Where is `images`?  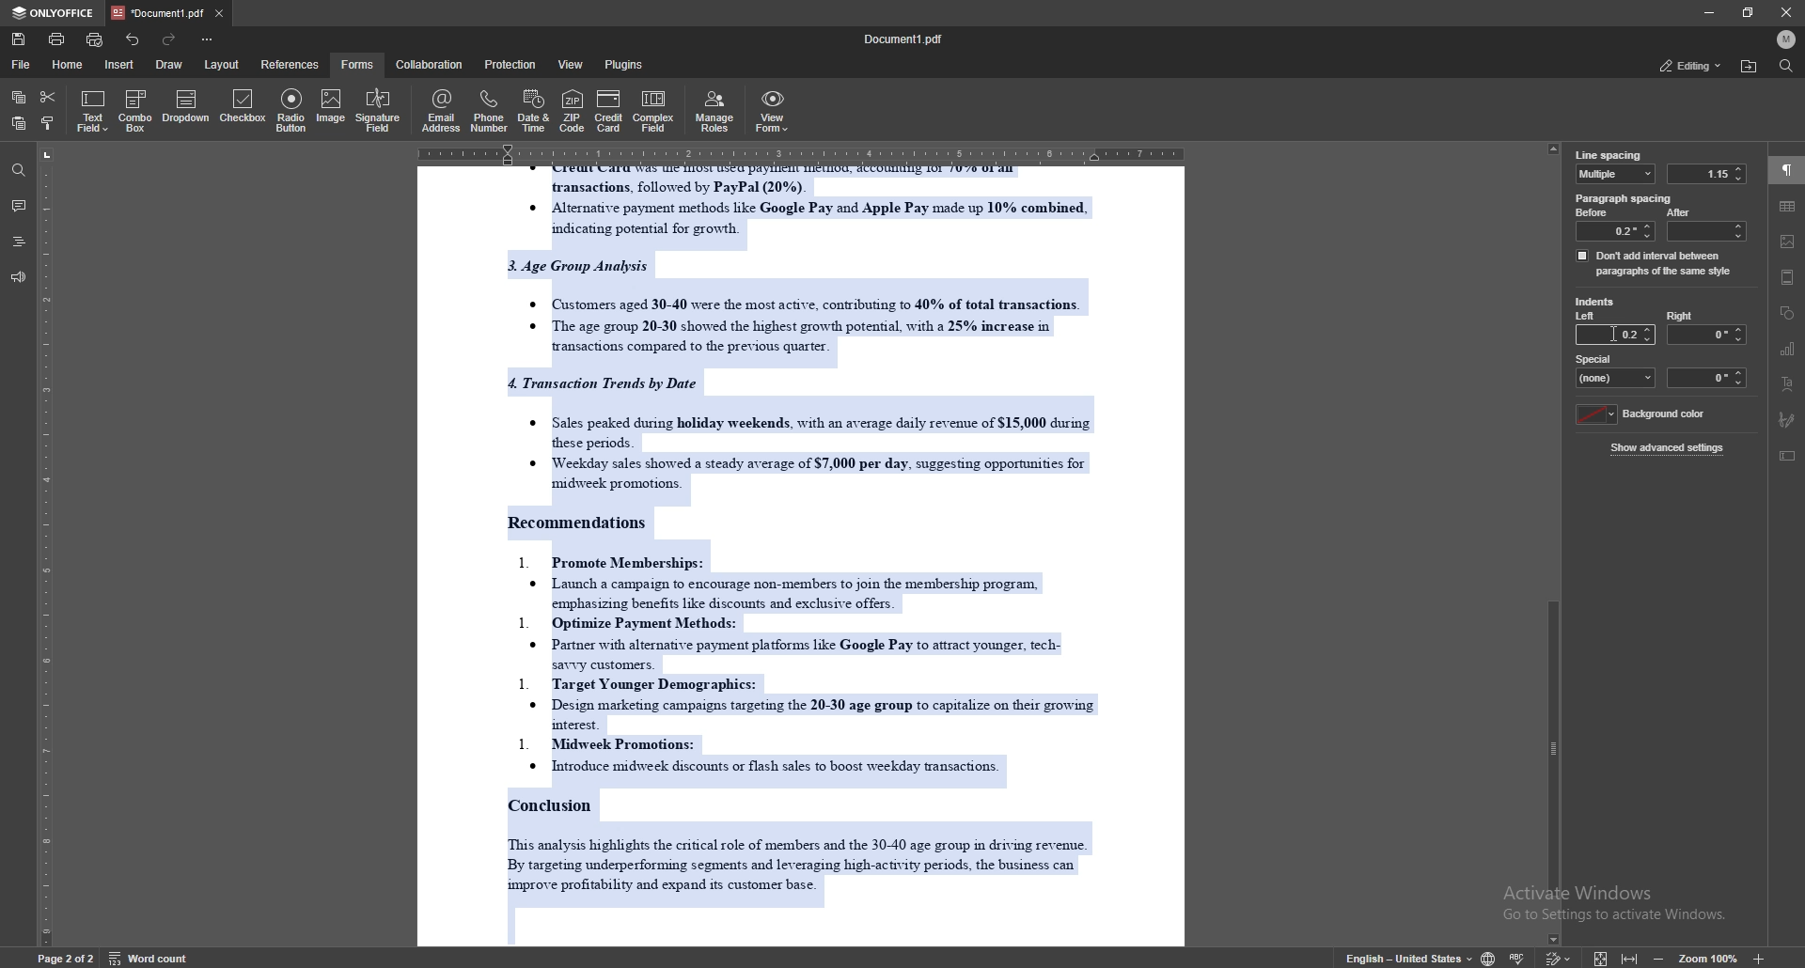
images is located at coordinates (1788, 242).